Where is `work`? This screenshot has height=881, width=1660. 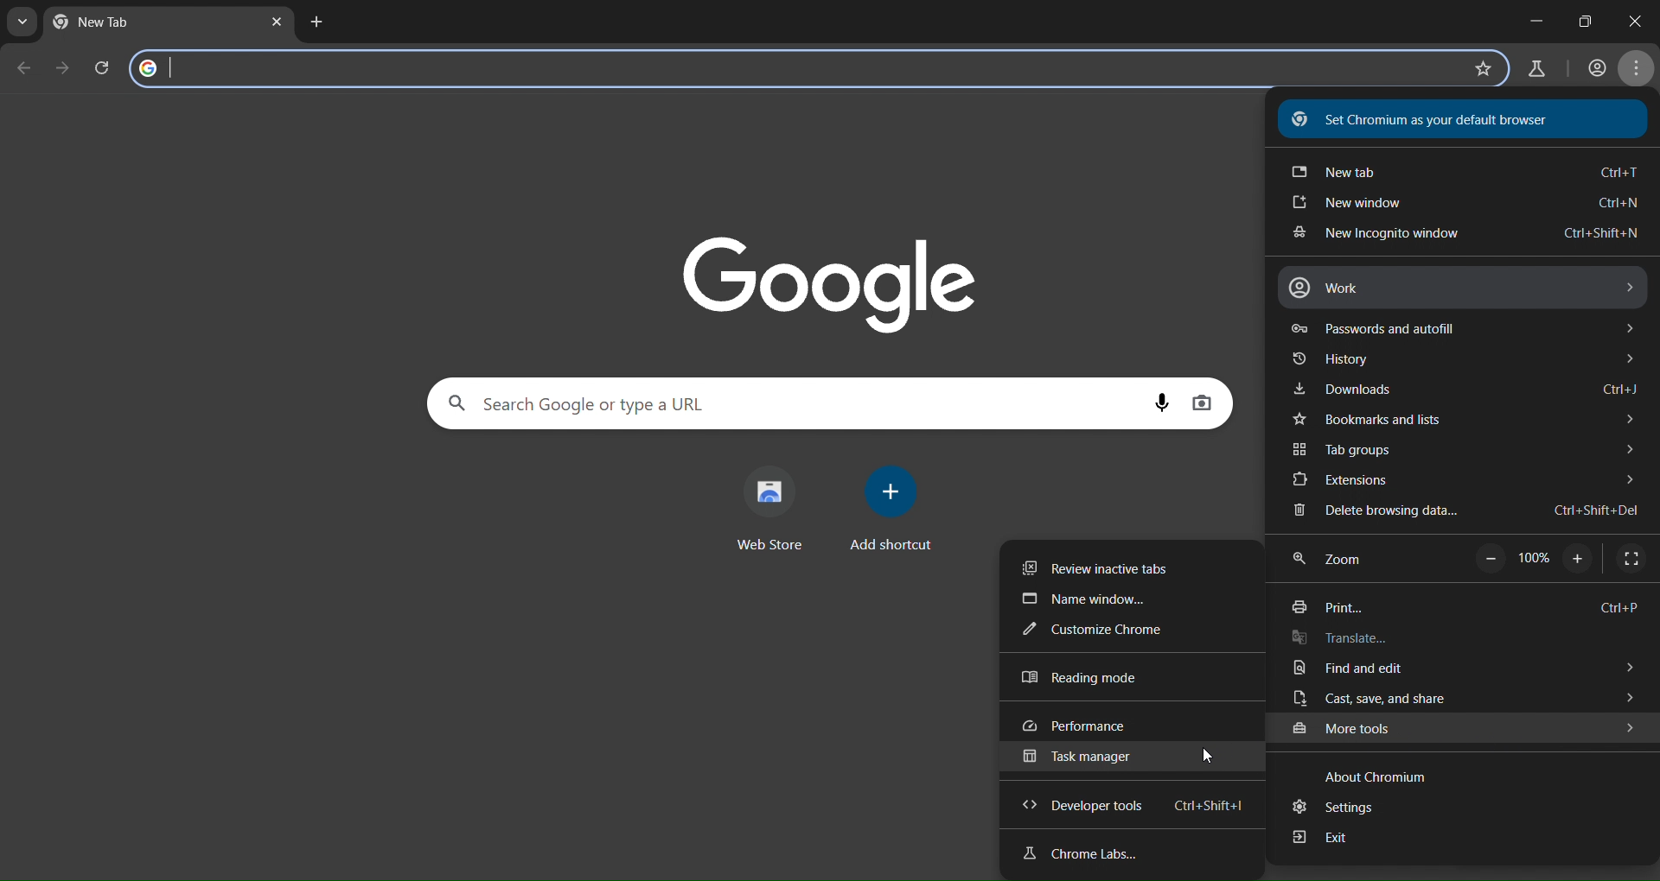
work is located at coordinates (1462, 288).